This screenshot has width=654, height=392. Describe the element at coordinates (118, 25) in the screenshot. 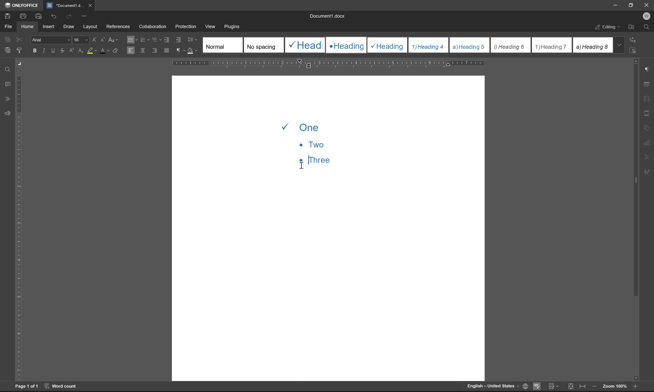

I see `references` at that location.